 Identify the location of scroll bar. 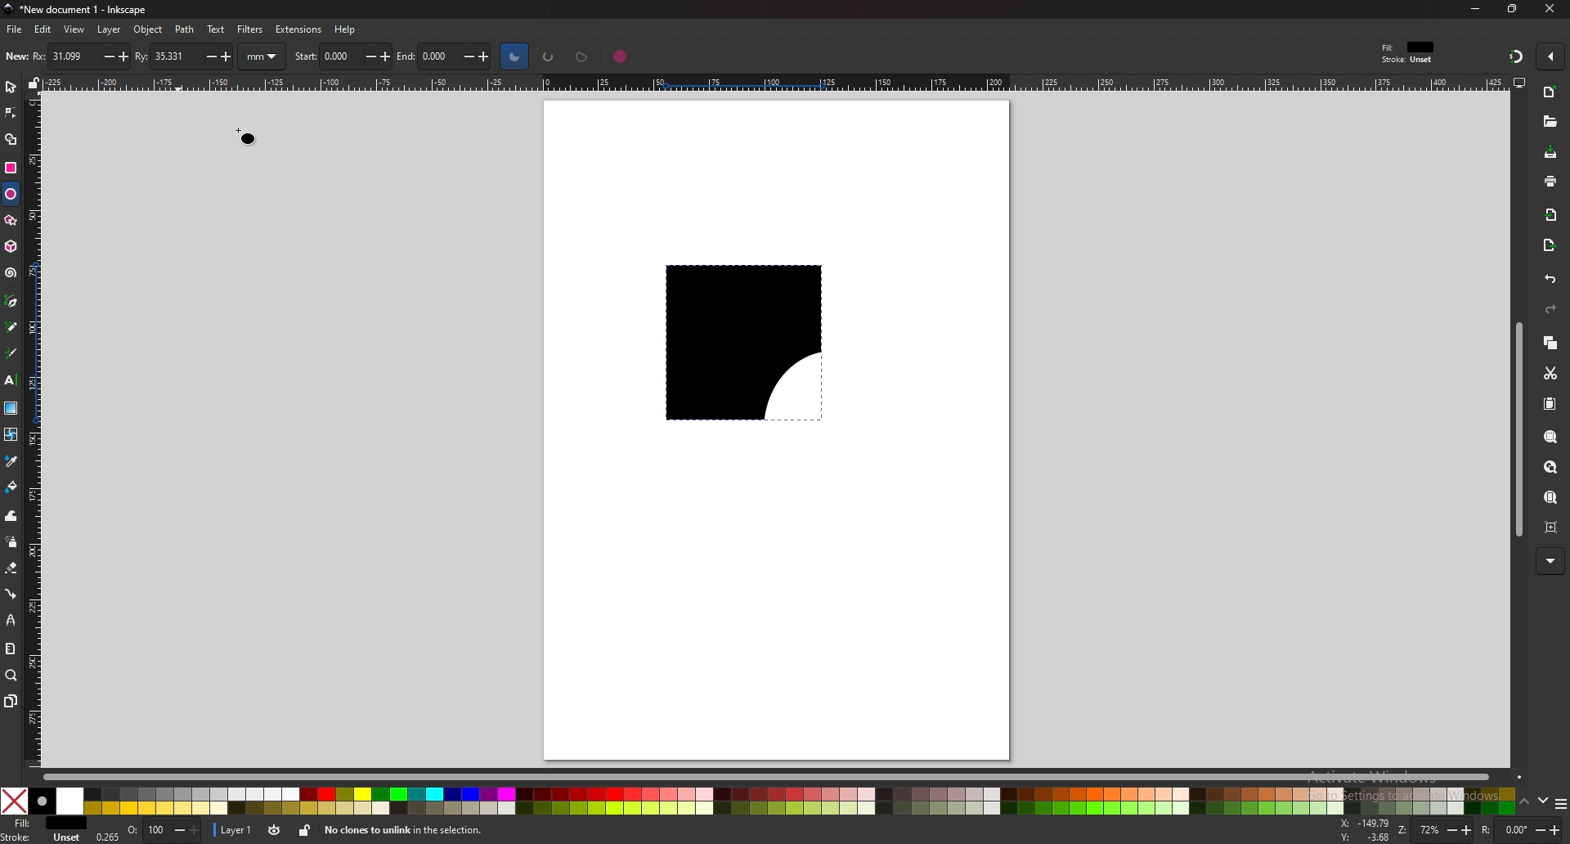
(1516, 429).